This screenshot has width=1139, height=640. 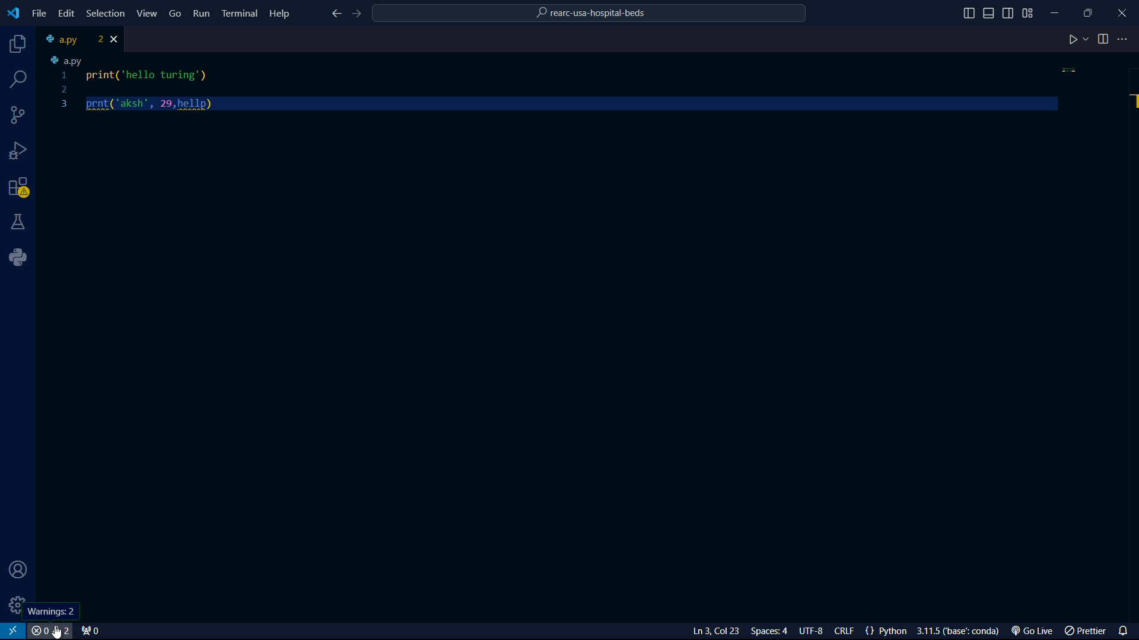 I want to click on Help, so click(x=282, y=12).